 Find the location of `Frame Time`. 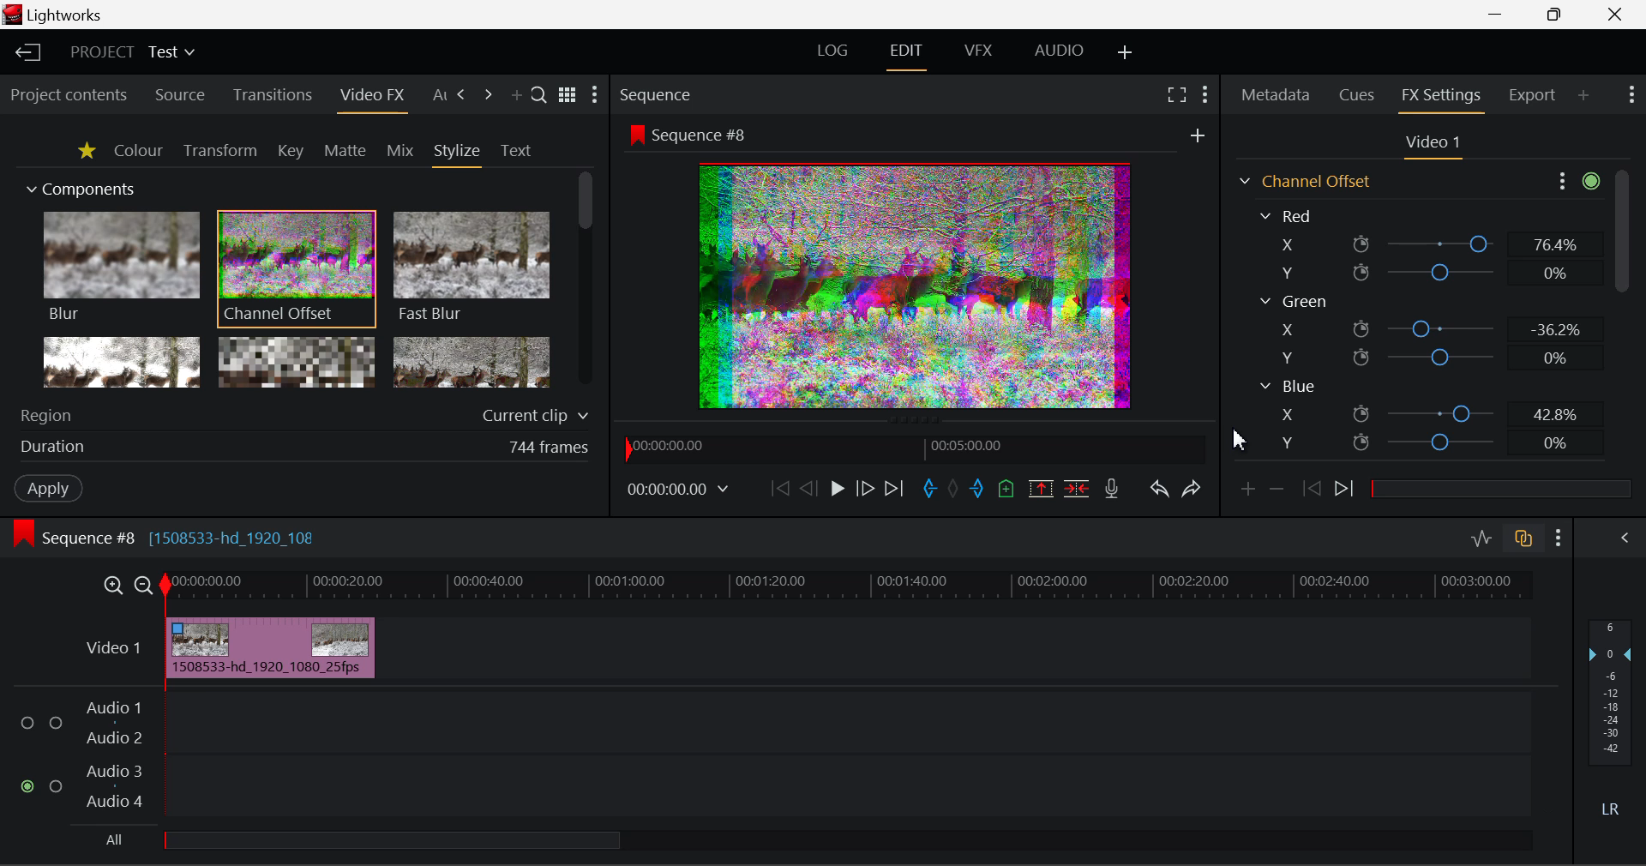

Frame Time is located at coordinates (678, 491).